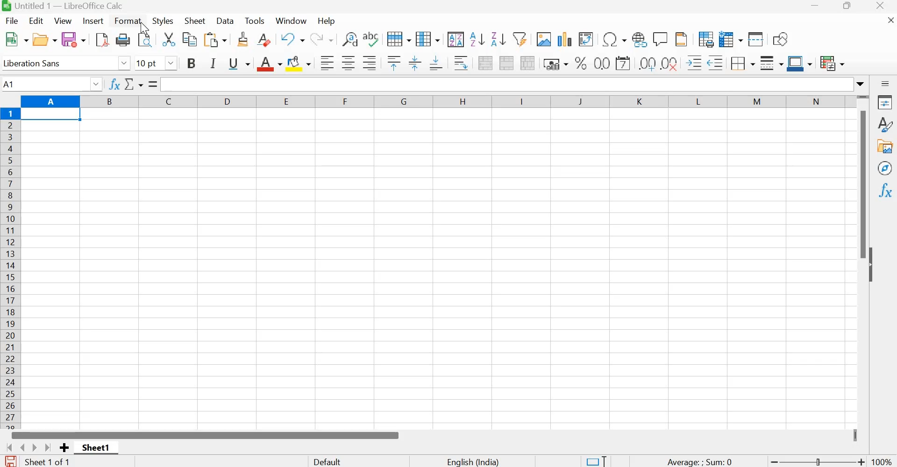 The width and height of the screenshot is (897, 467). Describe the element at coordinates (506, 84) in the screenshot. I see `Input line` at that location.